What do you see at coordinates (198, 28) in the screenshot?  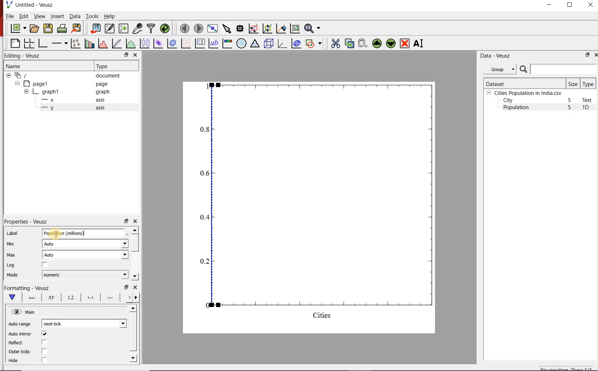 I see `move to the next page` at bounding box center [198, 28].